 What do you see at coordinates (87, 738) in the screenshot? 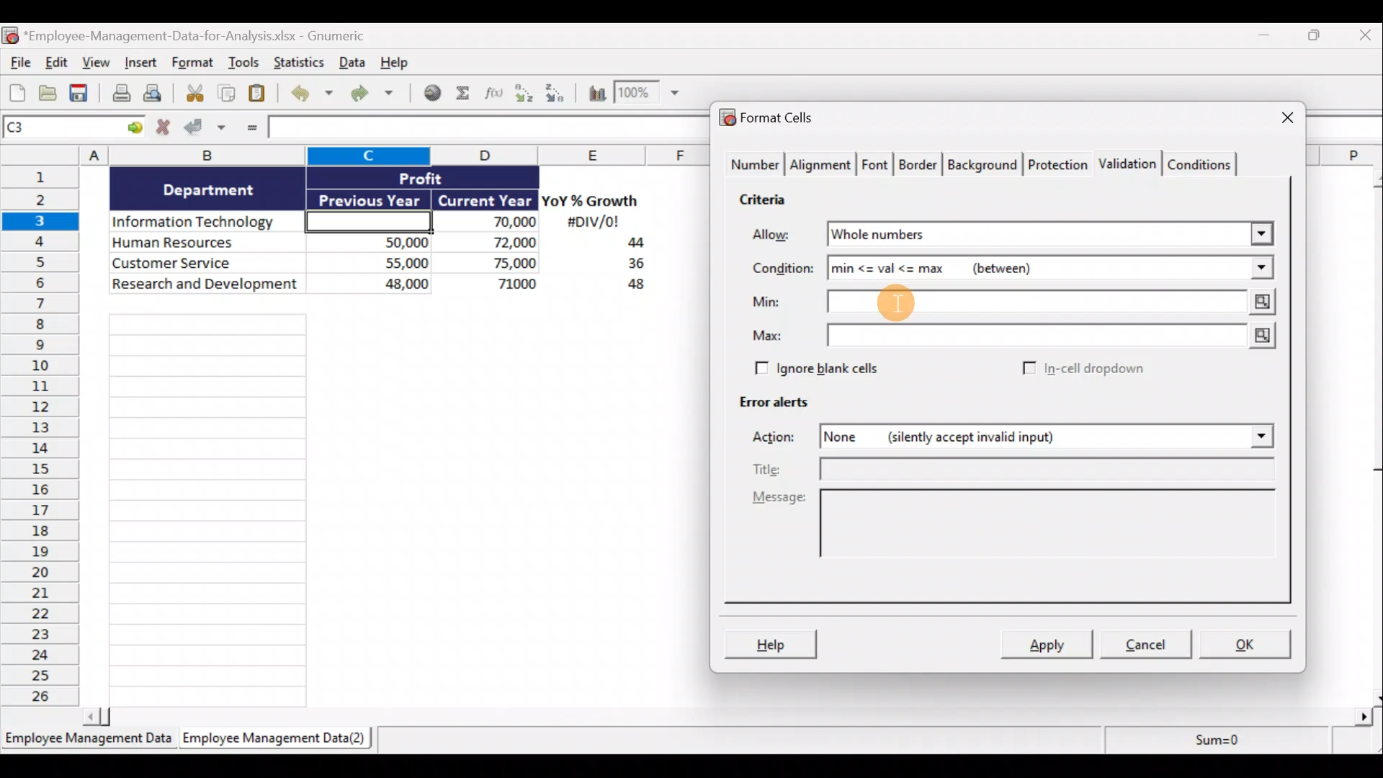
I see `Employee Management Data` at bounding box center [87, 738].